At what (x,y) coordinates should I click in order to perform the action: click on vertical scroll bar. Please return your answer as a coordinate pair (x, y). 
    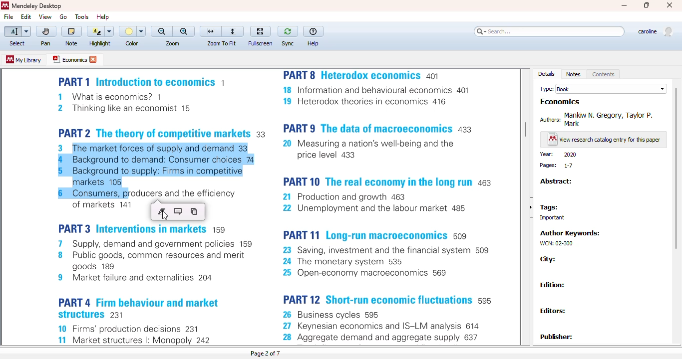
    Looking at the image, I should click on (526, 130).